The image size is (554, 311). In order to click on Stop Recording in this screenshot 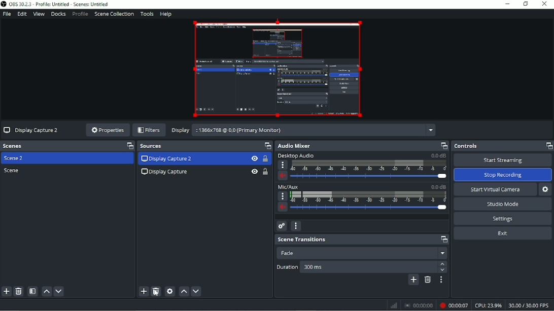, I will do `click(503, 175)`.